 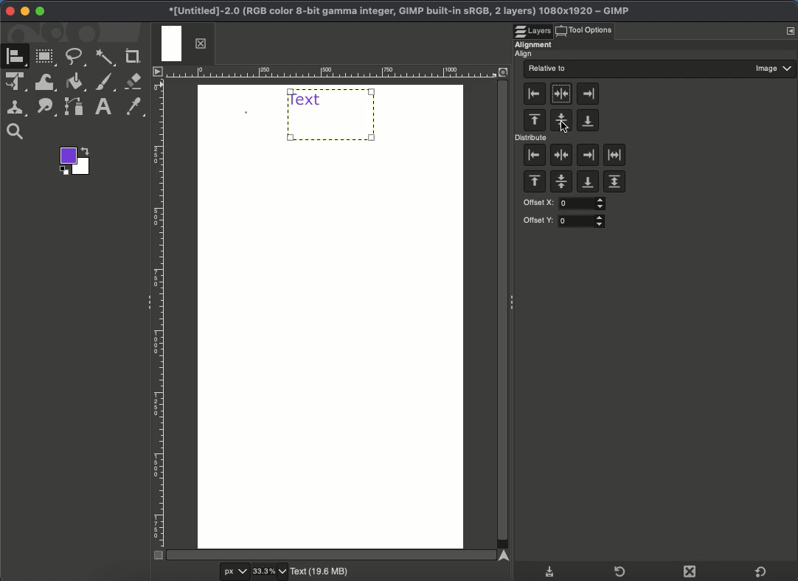 What do you see at coordinates (105, 83) in the screenshot?
I see `Brush` at bounding box center [105, 83].